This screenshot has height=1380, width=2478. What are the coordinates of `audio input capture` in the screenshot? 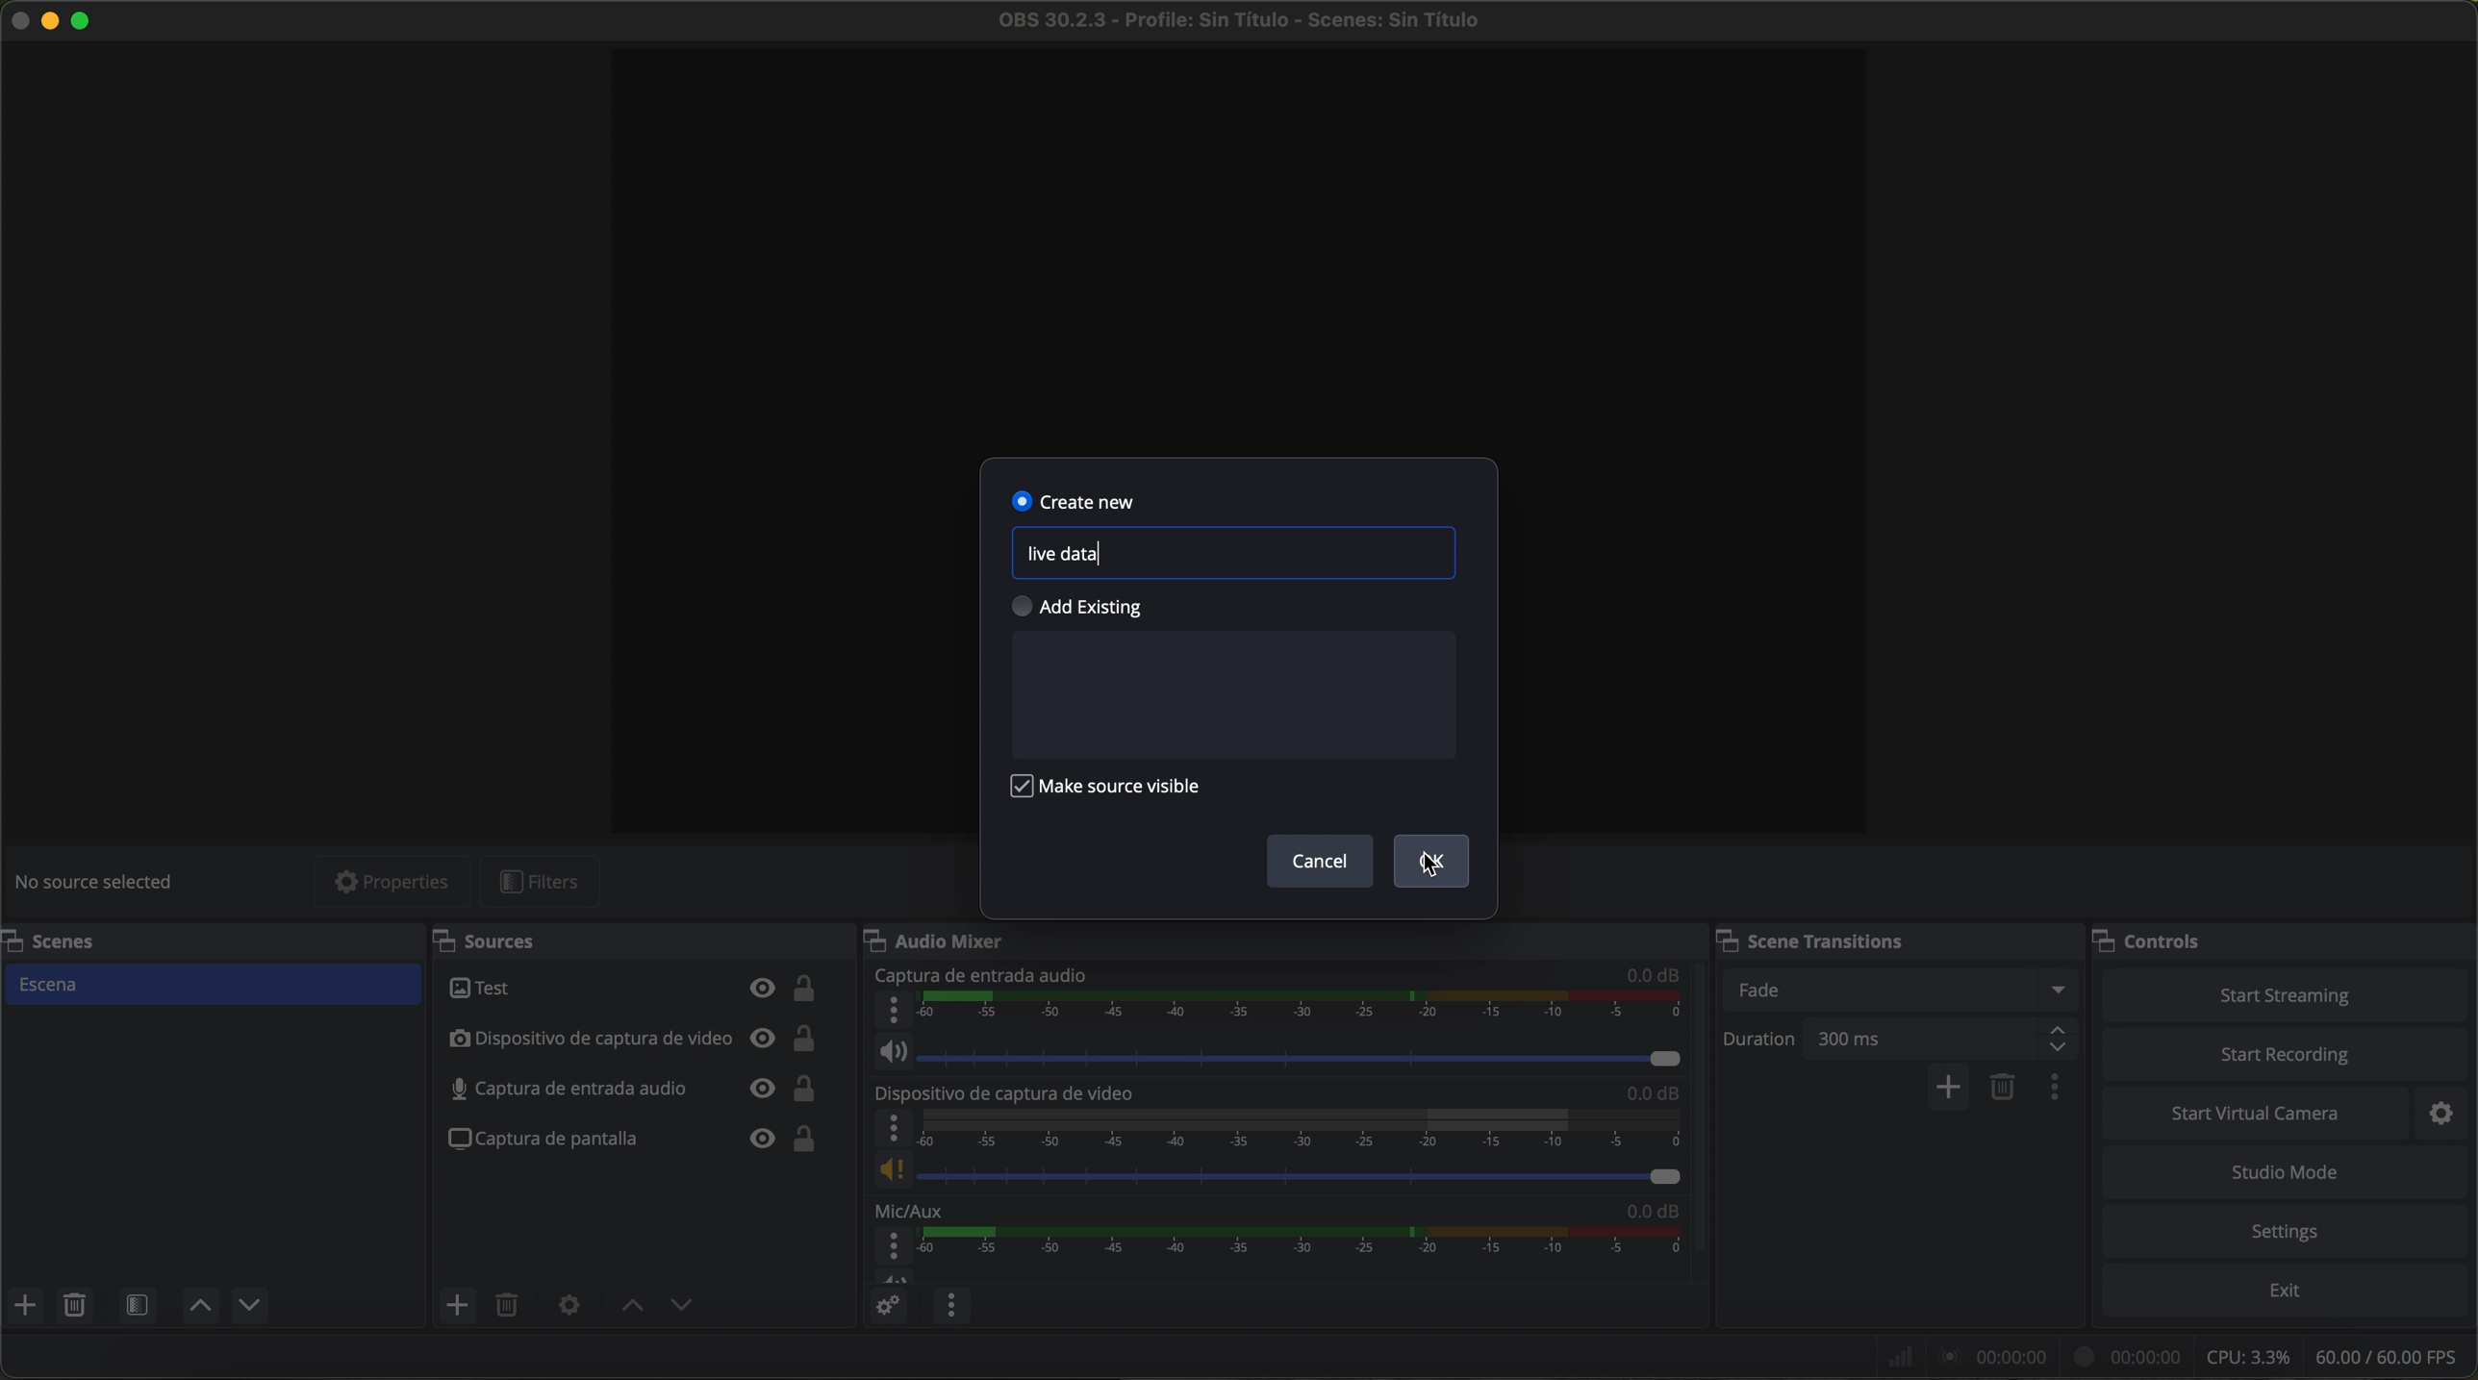 It's located at (638, 1089).